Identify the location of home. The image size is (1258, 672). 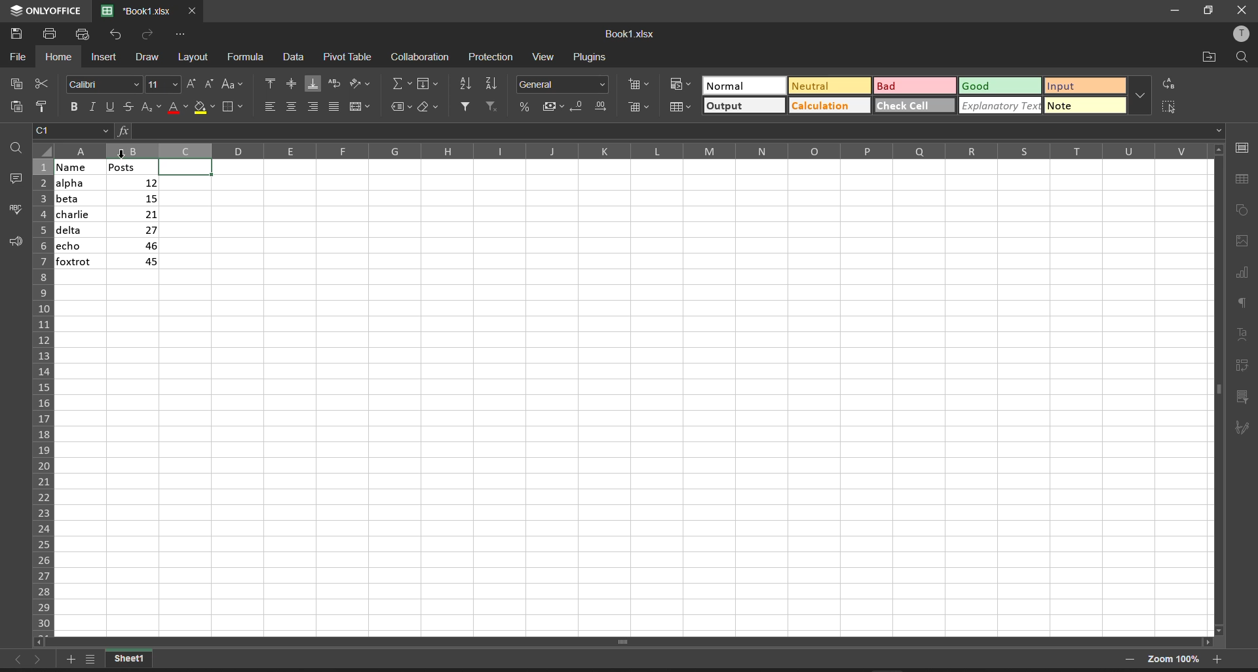
(61, 58).